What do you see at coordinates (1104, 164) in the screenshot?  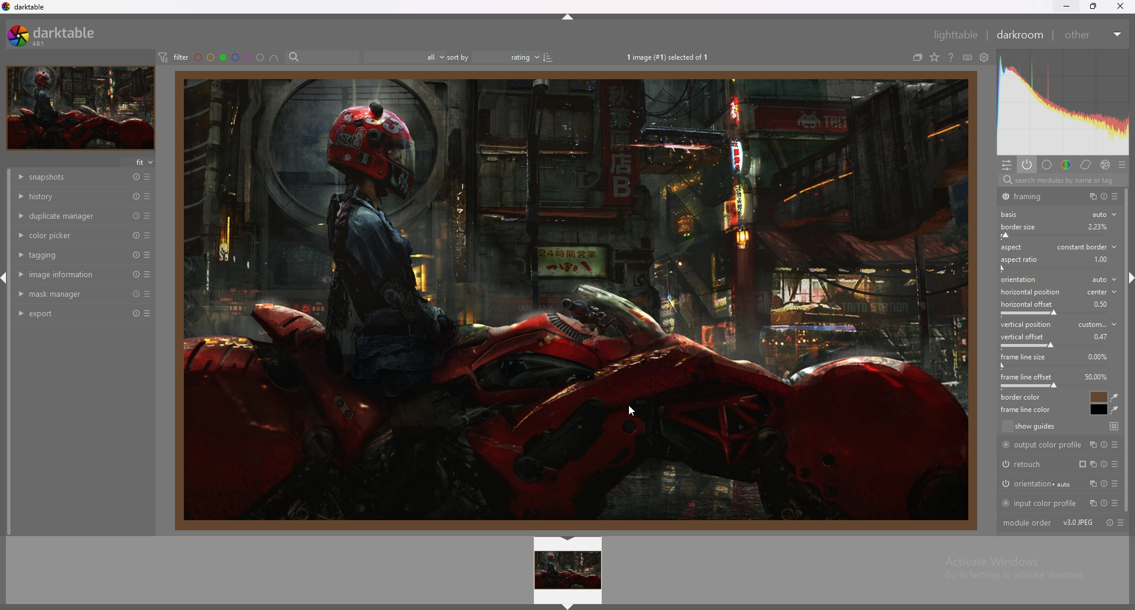 I see `effect` at bounding box center [1104, 164].